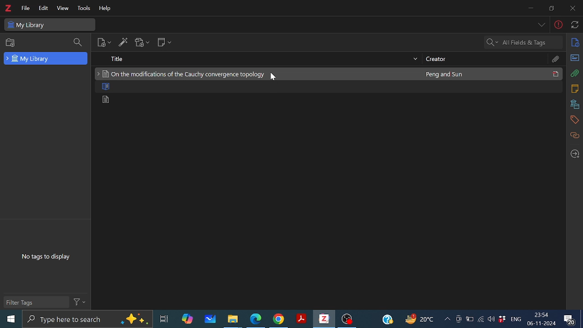 This screenshot has height=328, width=583. I want to click on HElp, so click(106, 9).